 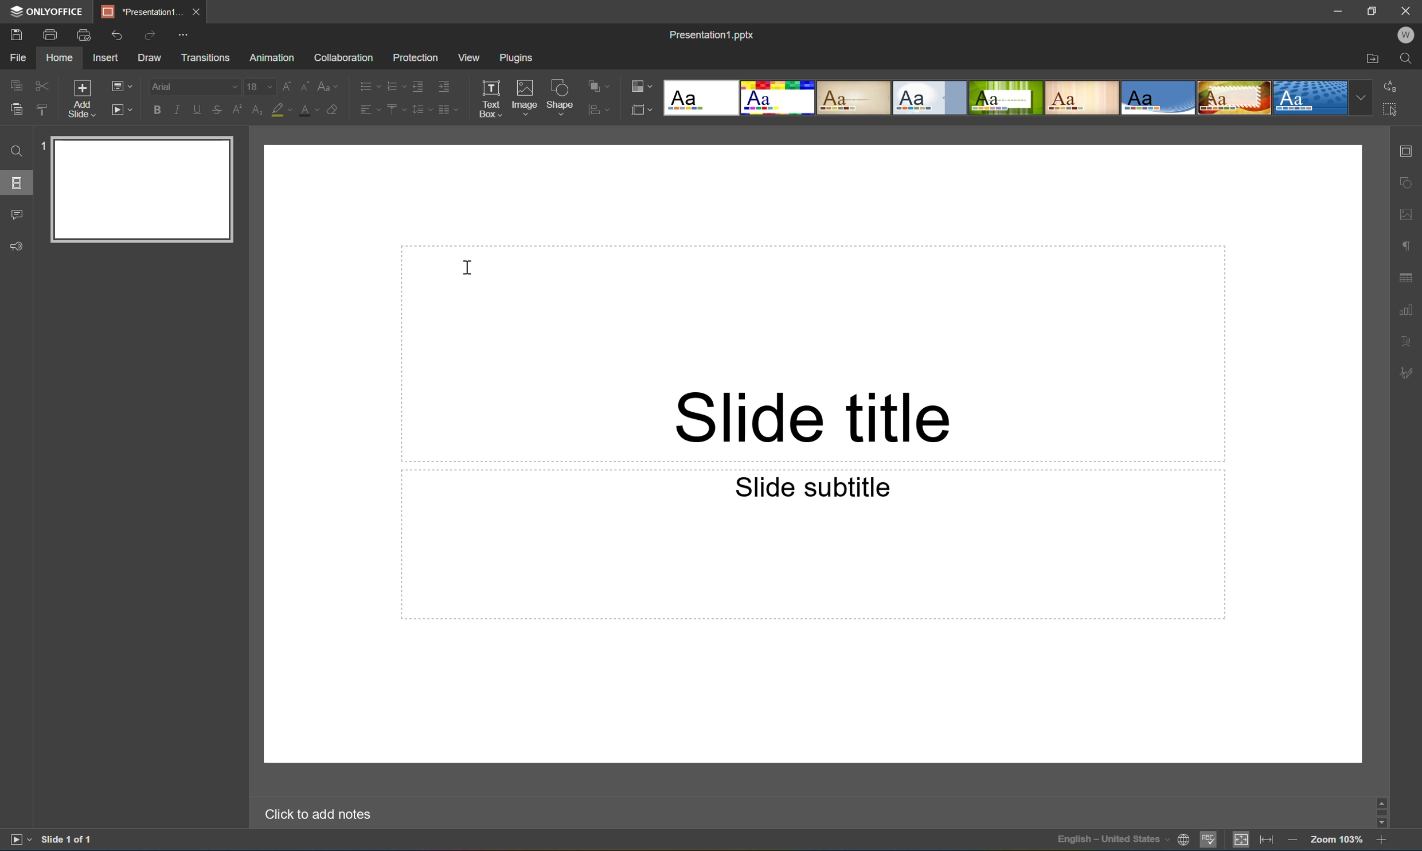 I want to click on Fit to slide, so click(x=1243, y=839).